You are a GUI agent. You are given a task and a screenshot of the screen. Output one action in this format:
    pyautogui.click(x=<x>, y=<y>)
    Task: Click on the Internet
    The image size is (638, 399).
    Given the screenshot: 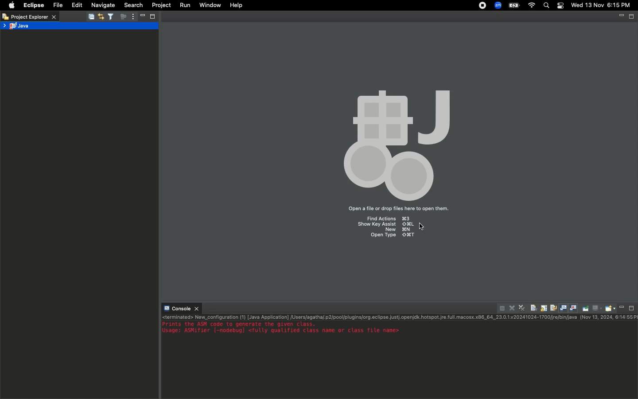 What is the action you would take?
    pyautogui.click(x=531, y=6)
    